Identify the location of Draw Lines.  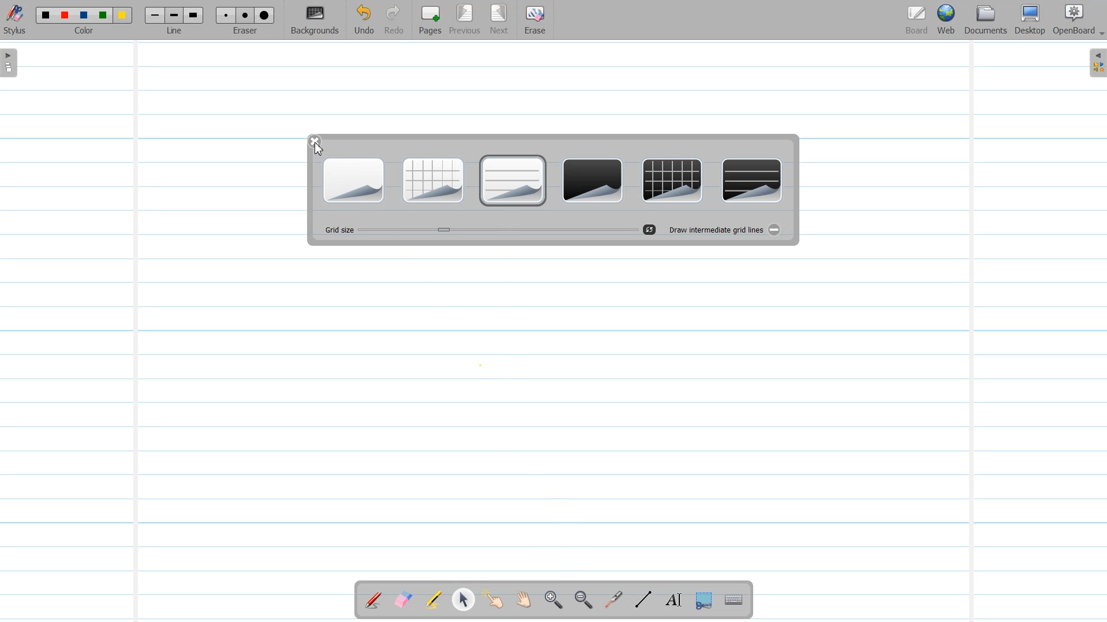
(643, 600).